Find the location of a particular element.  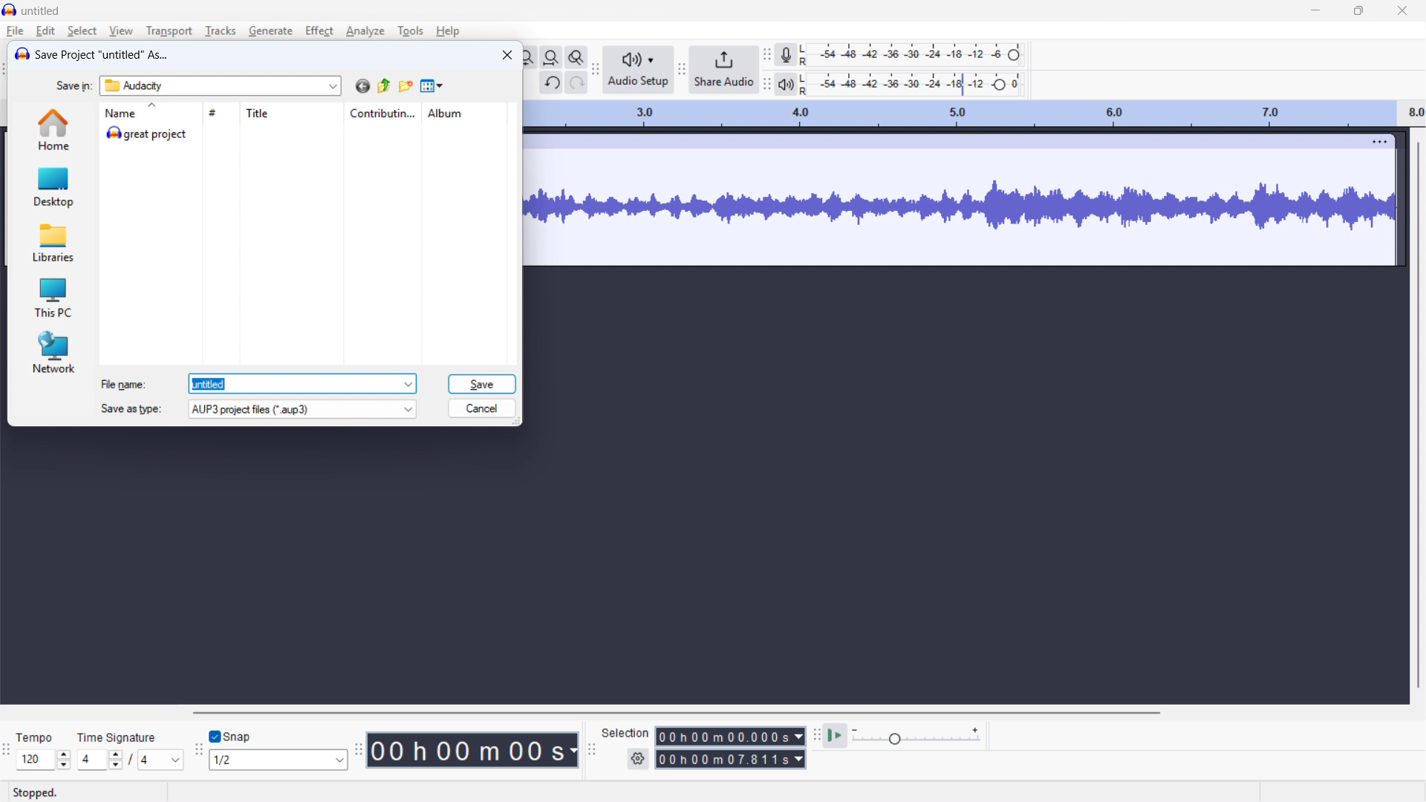

playback level is located at coordinates (915, 84).